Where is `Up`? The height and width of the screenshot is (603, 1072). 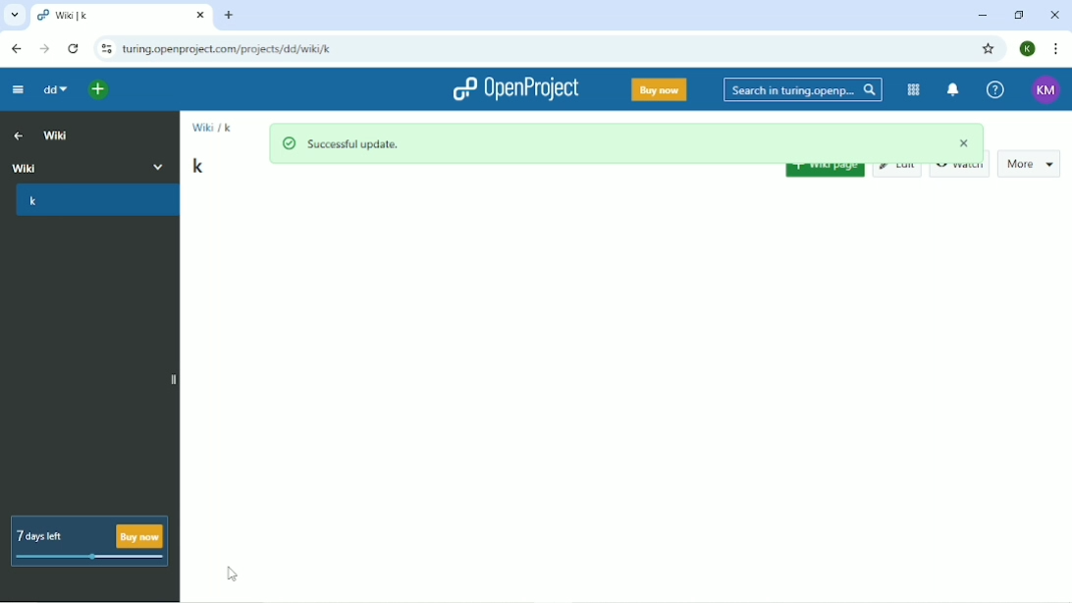 Up is located at coordinates (16, 135).